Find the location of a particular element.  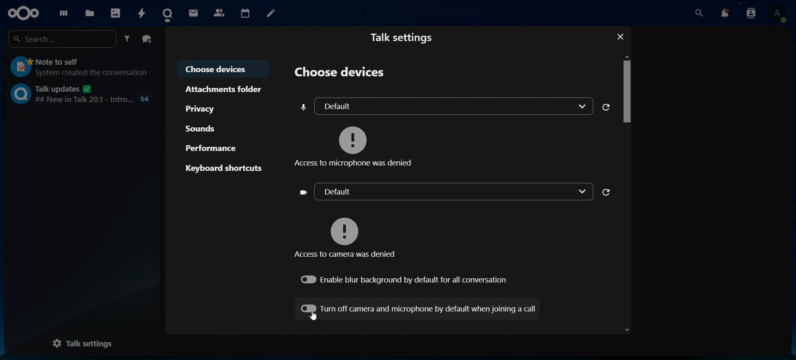

talk settings is located at coordinates (80, 344).